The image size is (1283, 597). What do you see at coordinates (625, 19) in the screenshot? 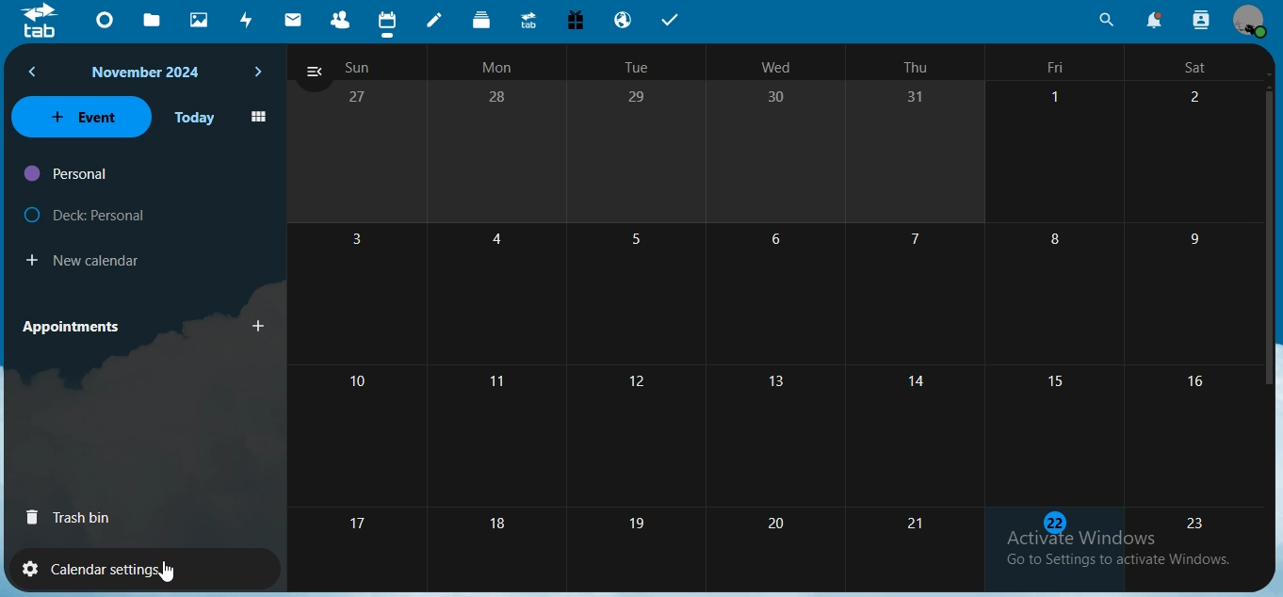
I see `email hosting` at bounding box center [625, 19].